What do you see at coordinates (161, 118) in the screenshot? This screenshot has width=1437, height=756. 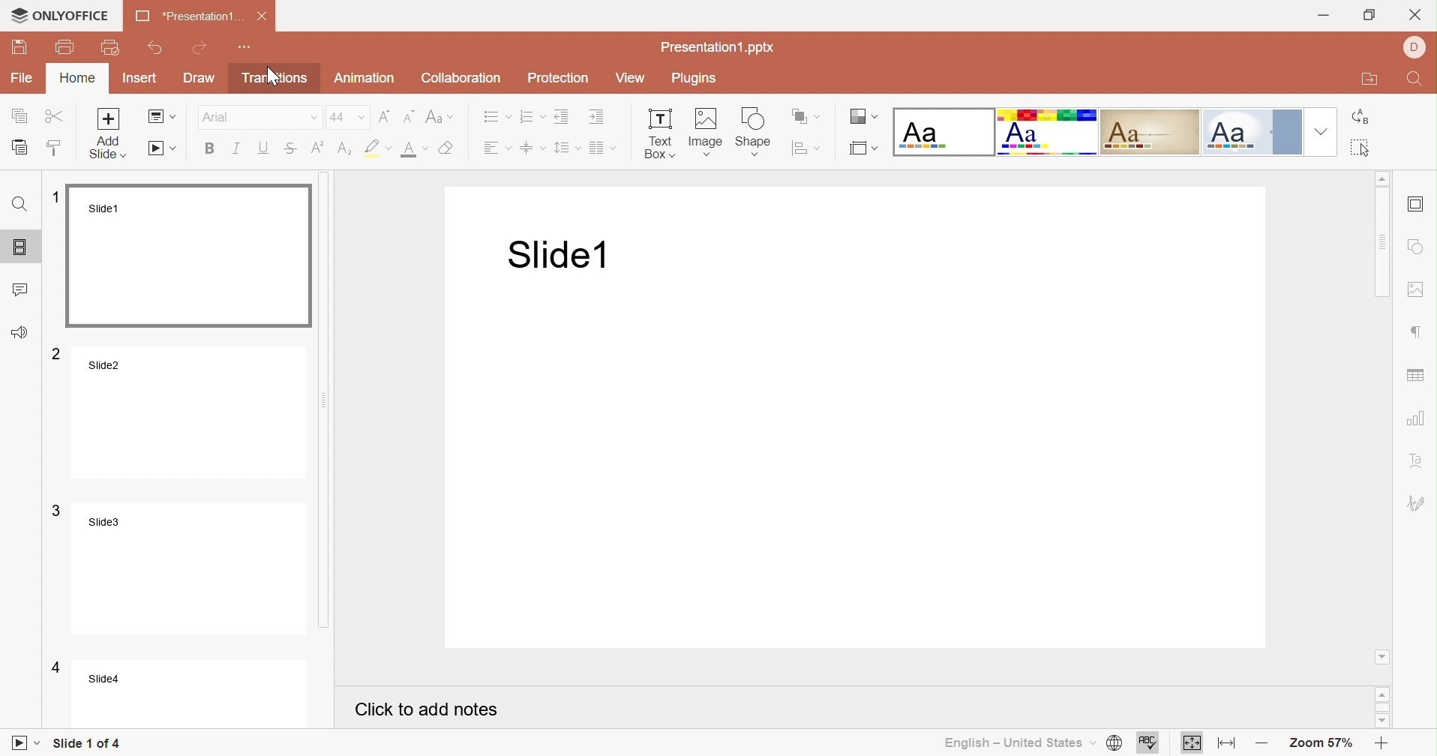 I see `Change slide layout` at bounding box center [161, 118].